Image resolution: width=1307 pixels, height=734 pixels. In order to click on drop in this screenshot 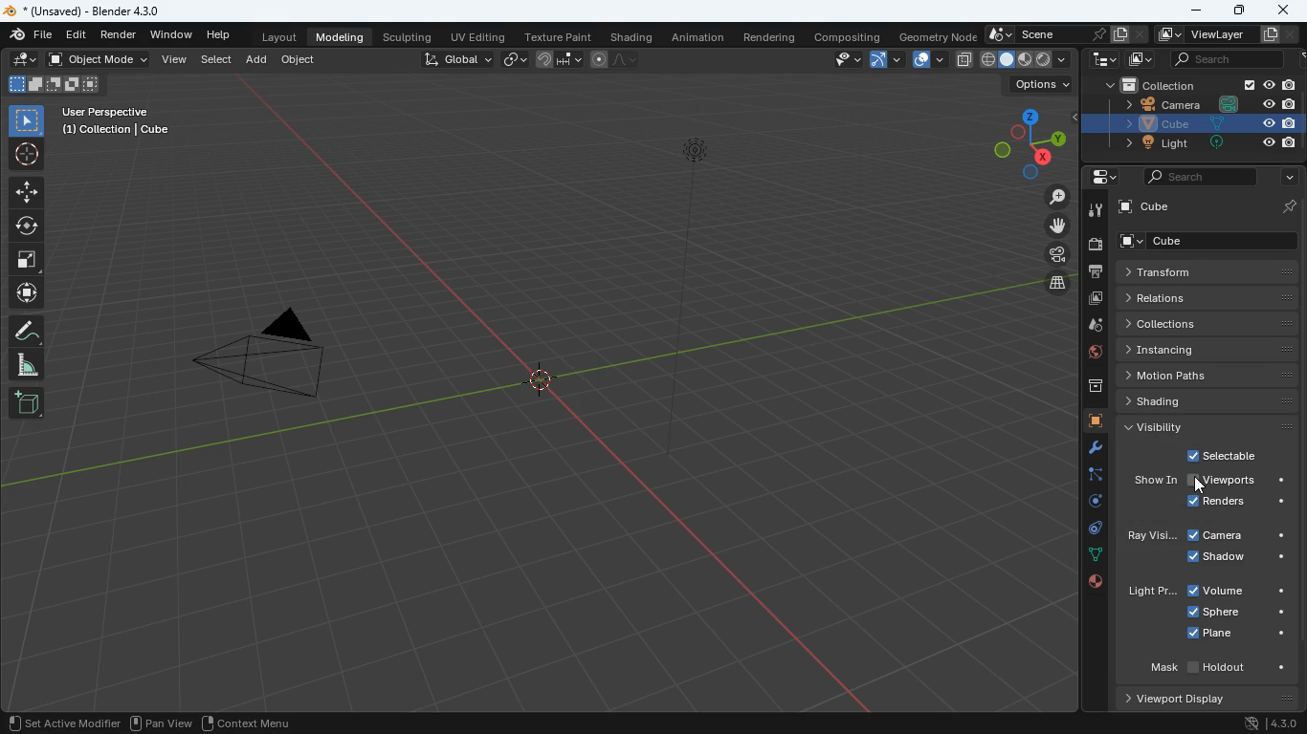, I will do `click(1089, 328)`.